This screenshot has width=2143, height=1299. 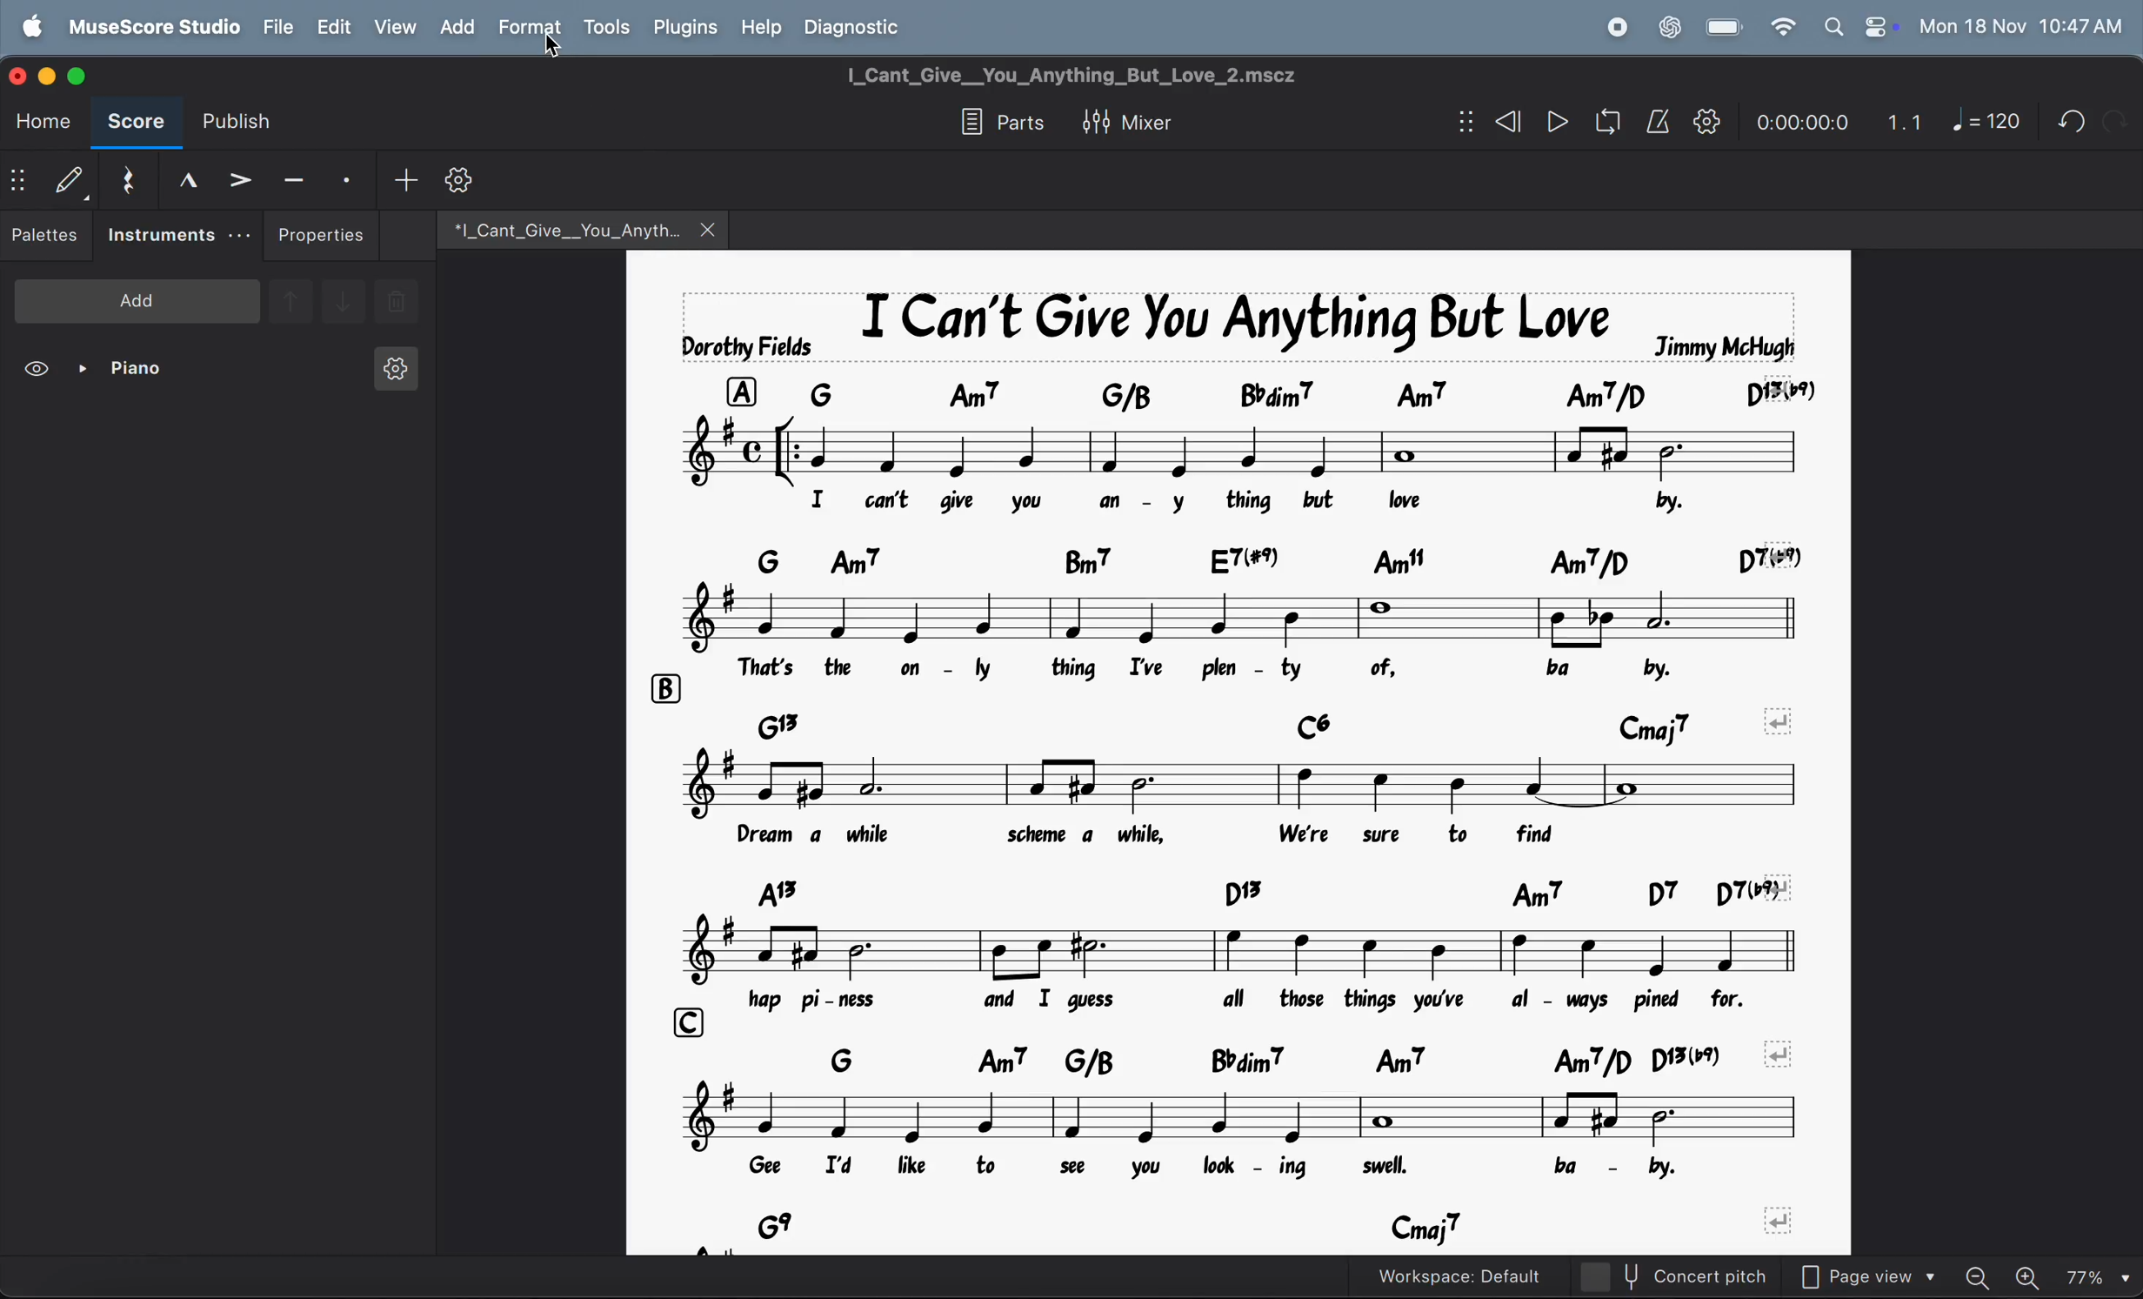 I want to click on show/hide, so click(x=18, y=183).